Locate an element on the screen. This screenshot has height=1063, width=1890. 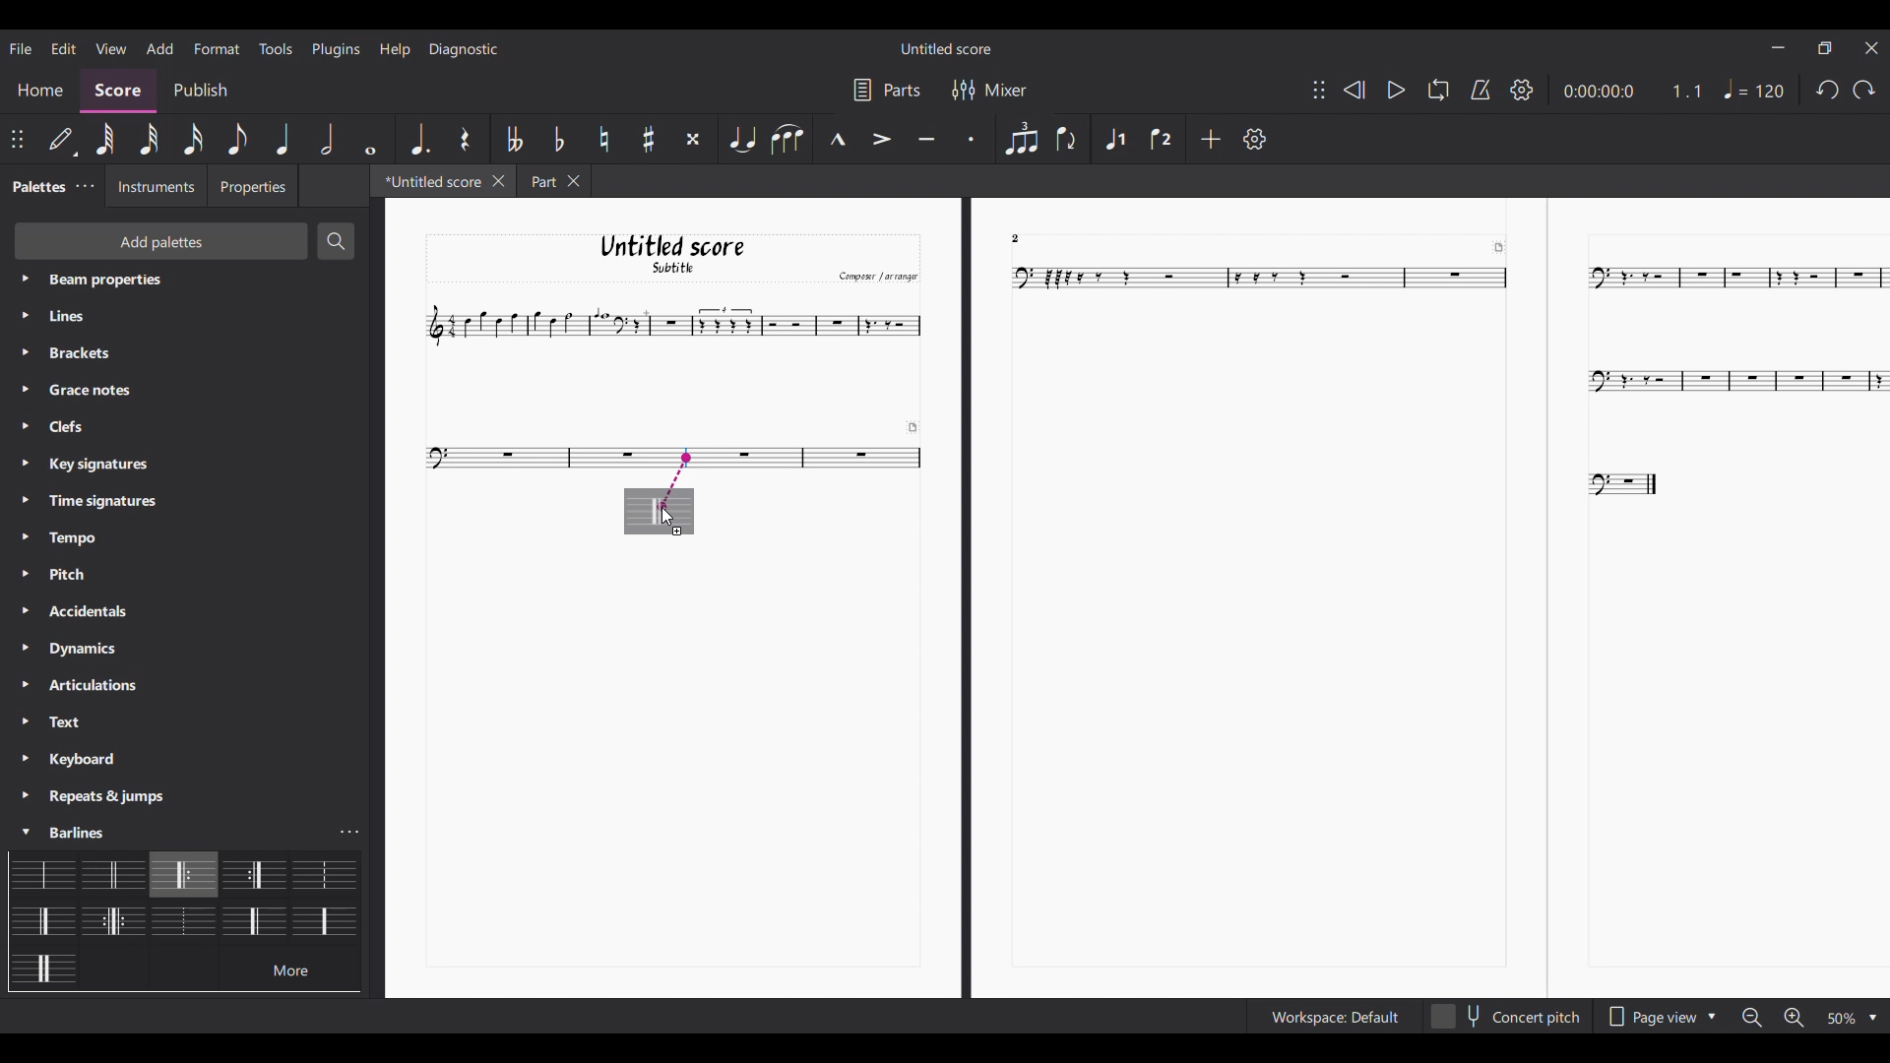
Barline options is located at coordinates (251, 915).